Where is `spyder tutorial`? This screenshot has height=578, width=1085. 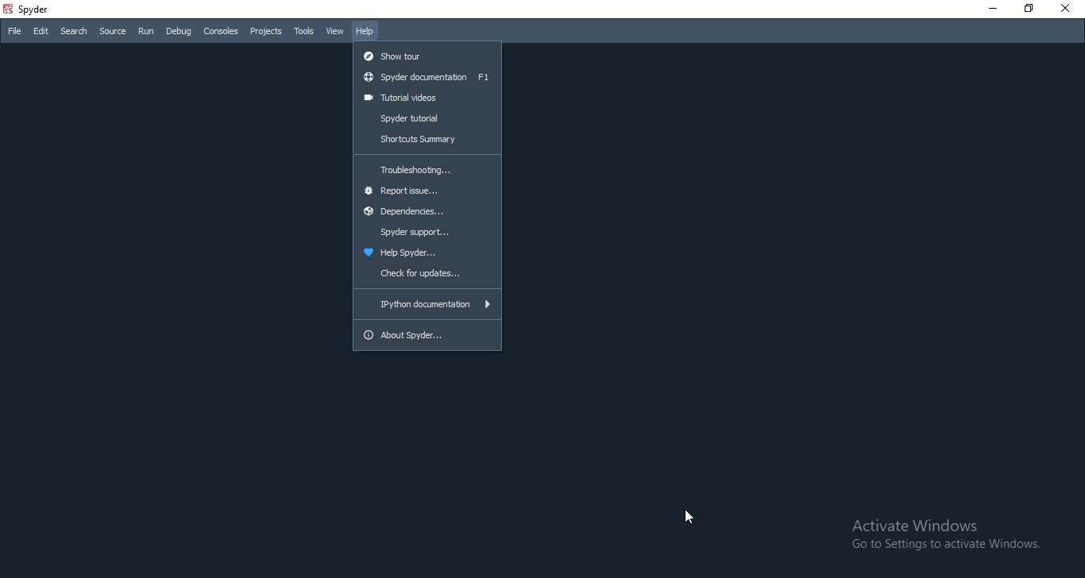 spyder tutorial is located at coordinates (427, 118).